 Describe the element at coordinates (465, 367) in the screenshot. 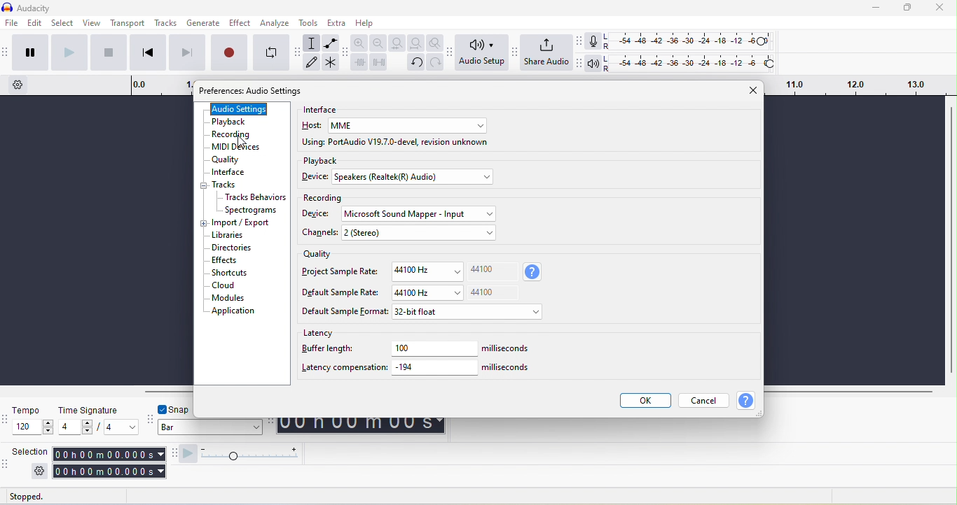

I see `-194 miliseconds` at that location.